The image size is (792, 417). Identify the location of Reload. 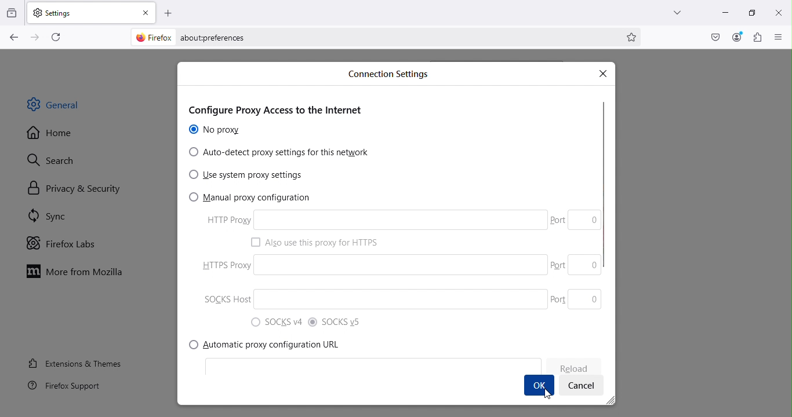
(571, 368).